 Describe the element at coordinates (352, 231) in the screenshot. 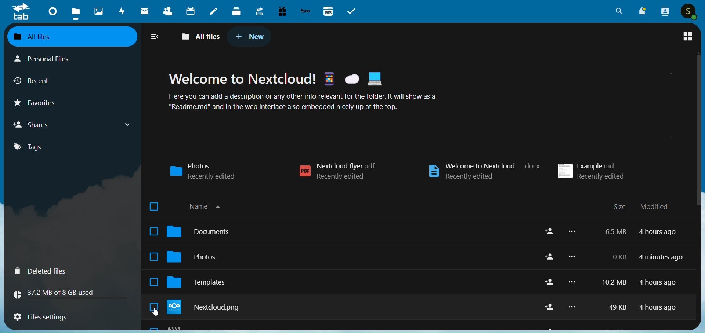

I see `Documents` at that location.